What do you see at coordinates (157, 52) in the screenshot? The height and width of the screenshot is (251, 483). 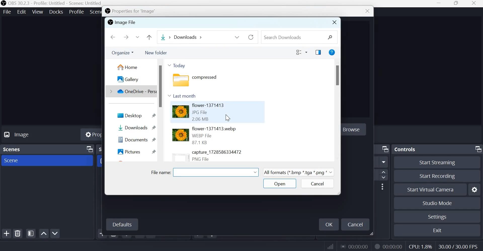 I see `New folder` at bounding box center [157, 52].